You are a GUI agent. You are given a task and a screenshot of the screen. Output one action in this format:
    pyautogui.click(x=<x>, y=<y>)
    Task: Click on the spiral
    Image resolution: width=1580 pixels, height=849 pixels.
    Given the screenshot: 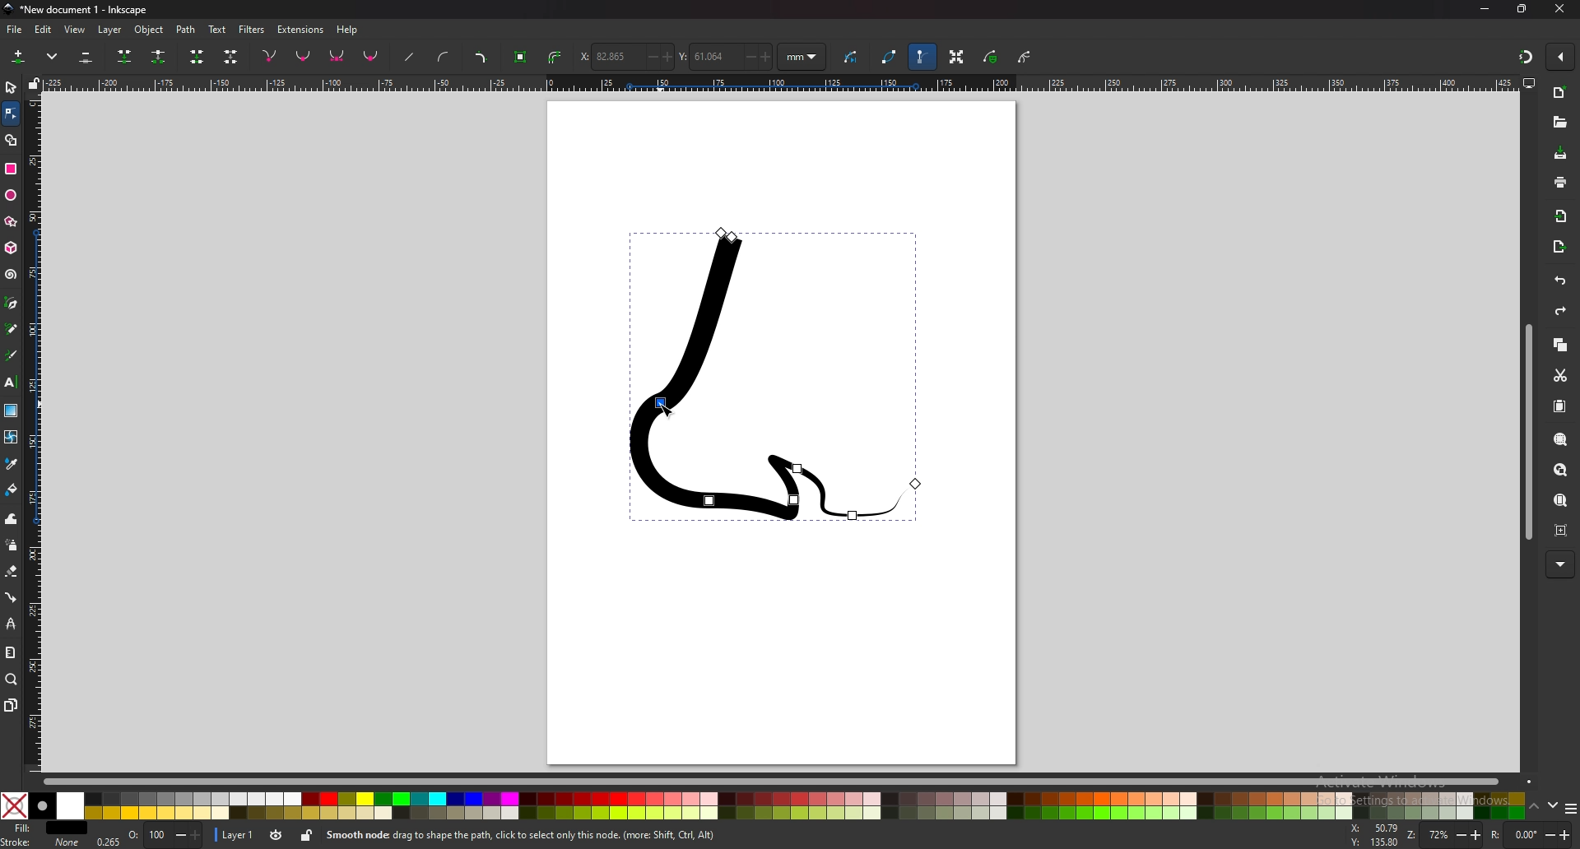 What is the action you would take?
    pyautogui.click(x=10, y=275)
    